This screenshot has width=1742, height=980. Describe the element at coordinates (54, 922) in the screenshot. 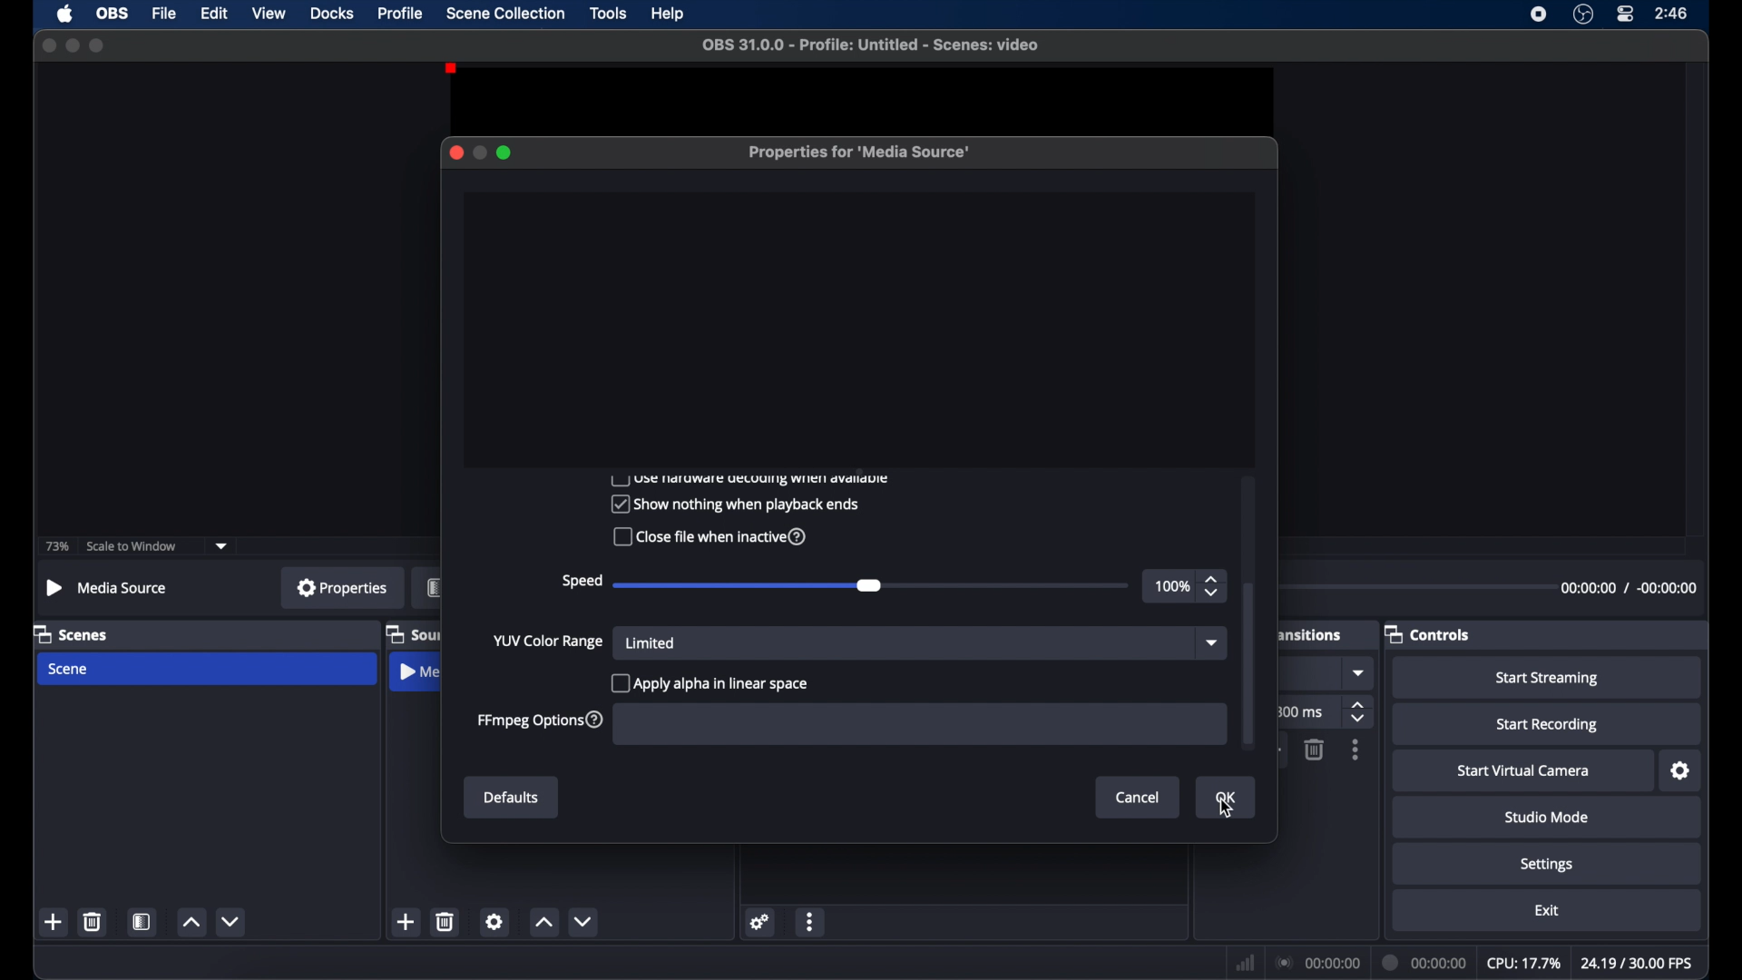

I see `add` at that location.